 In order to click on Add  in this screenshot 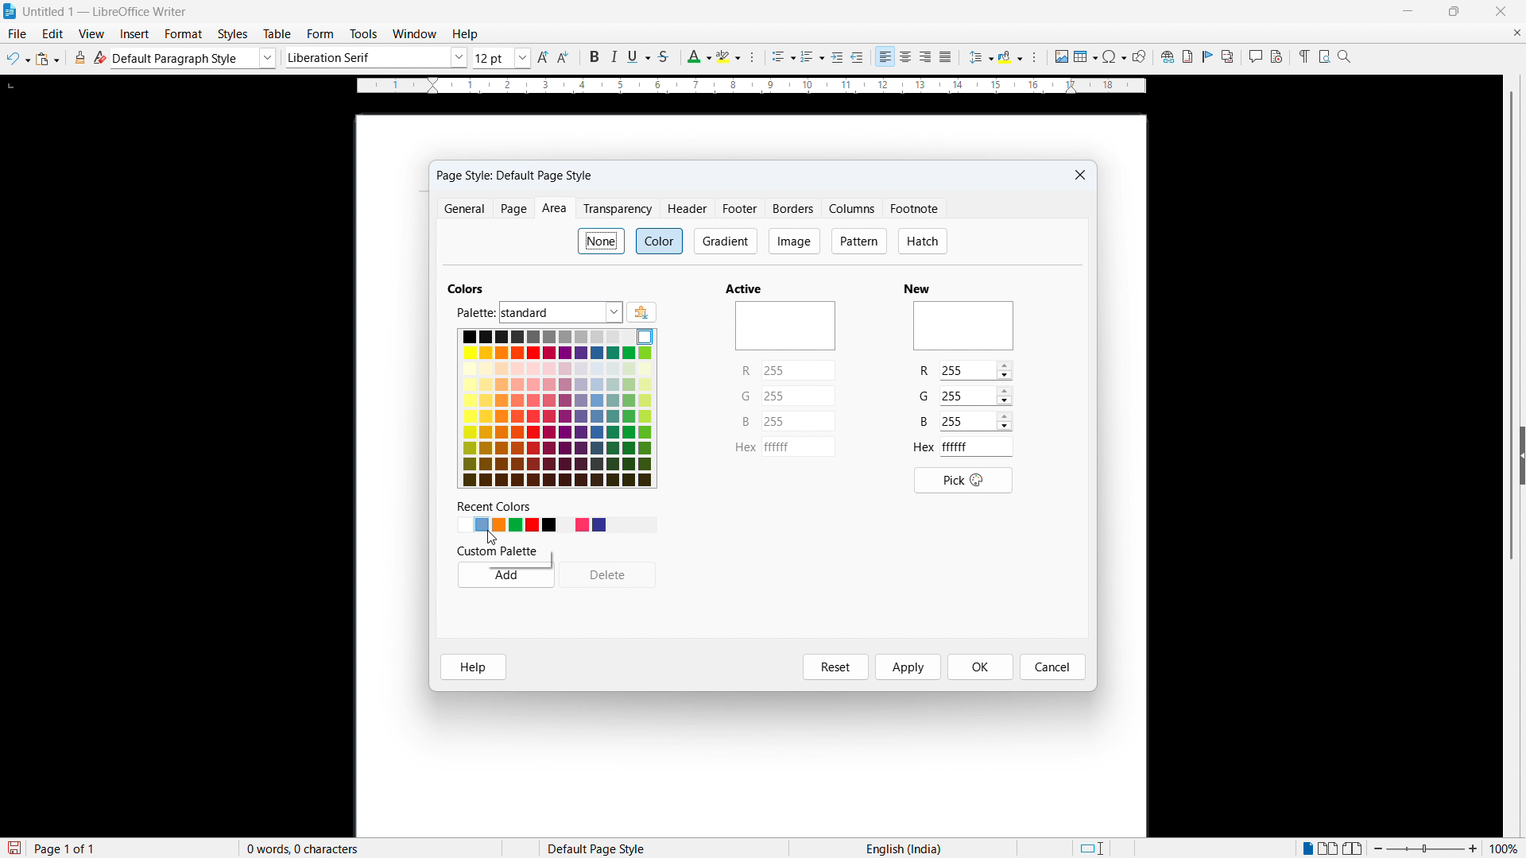, I will do `click(506, 574)`.